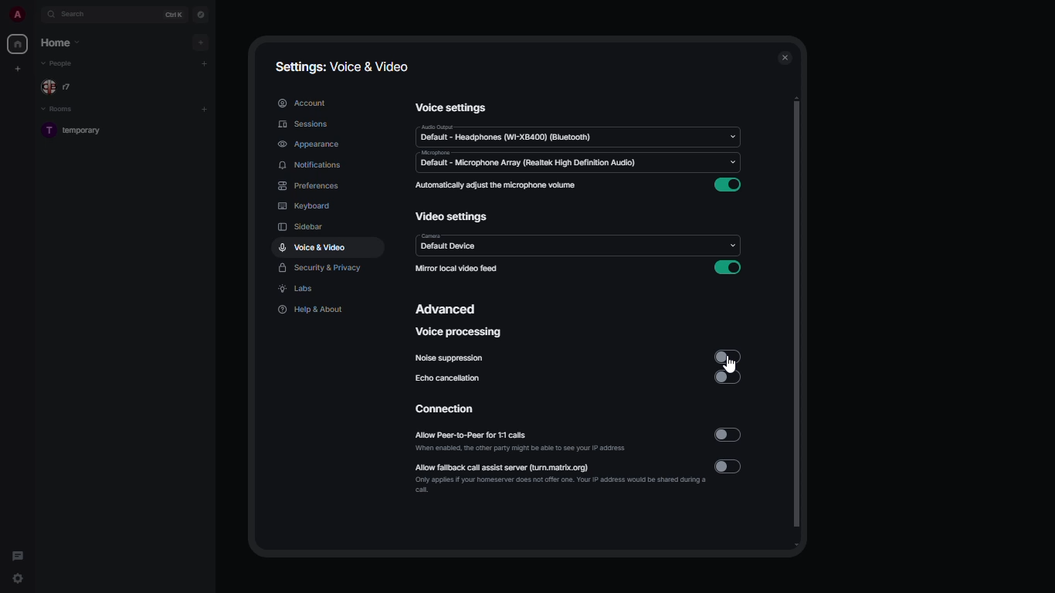 The image size is (1055, 593). What do you see at coordinates (509, 134) in the screenshot?
I see `audio default` at bounding box center [509, 134].